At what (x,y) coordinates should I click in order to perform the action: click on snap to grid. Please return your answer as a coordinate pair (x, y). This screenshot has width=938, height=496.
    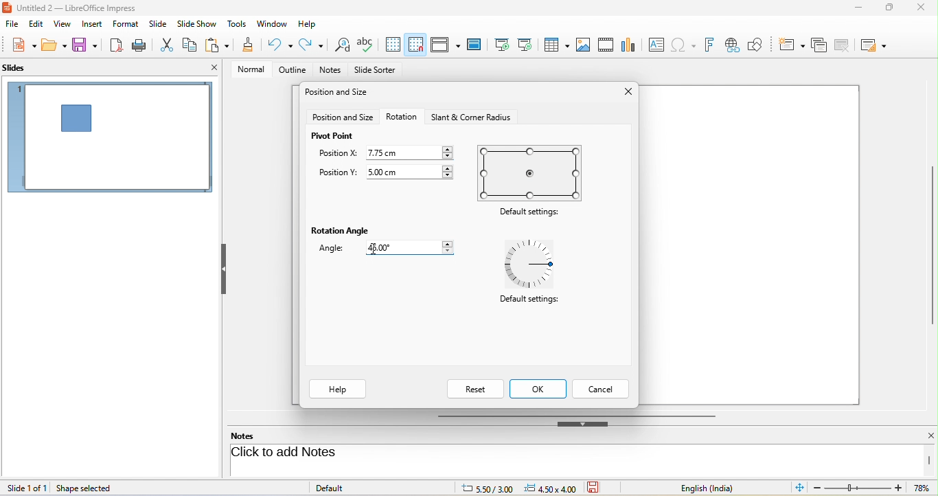
    Looking at the image, I should click on (415, 45).